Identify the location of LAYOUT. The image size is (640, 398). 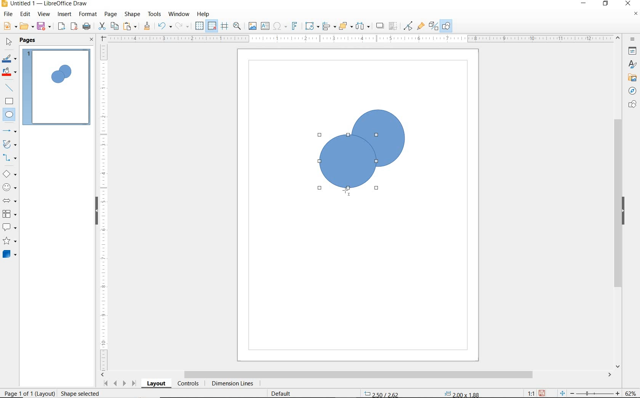
(156, 385).